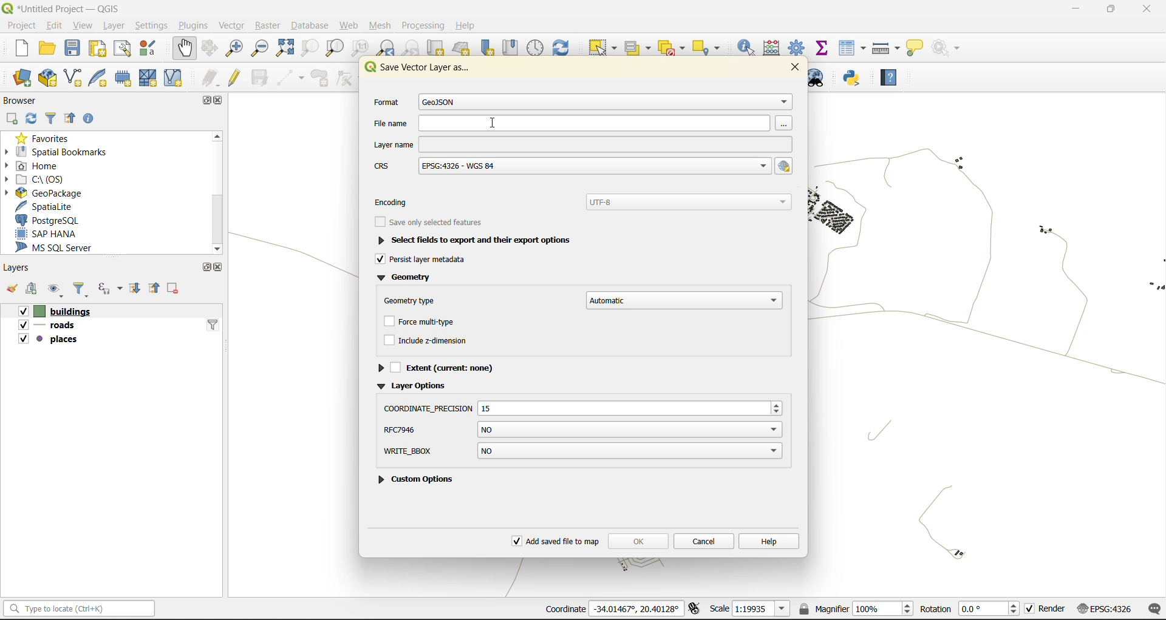  I want to click on format, so click(579, 103).